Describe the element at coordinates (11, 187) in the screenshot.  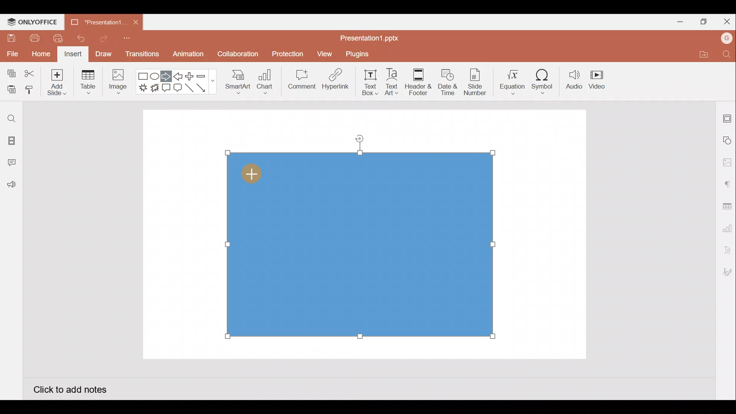
I see `Feedback and Support` at that location.